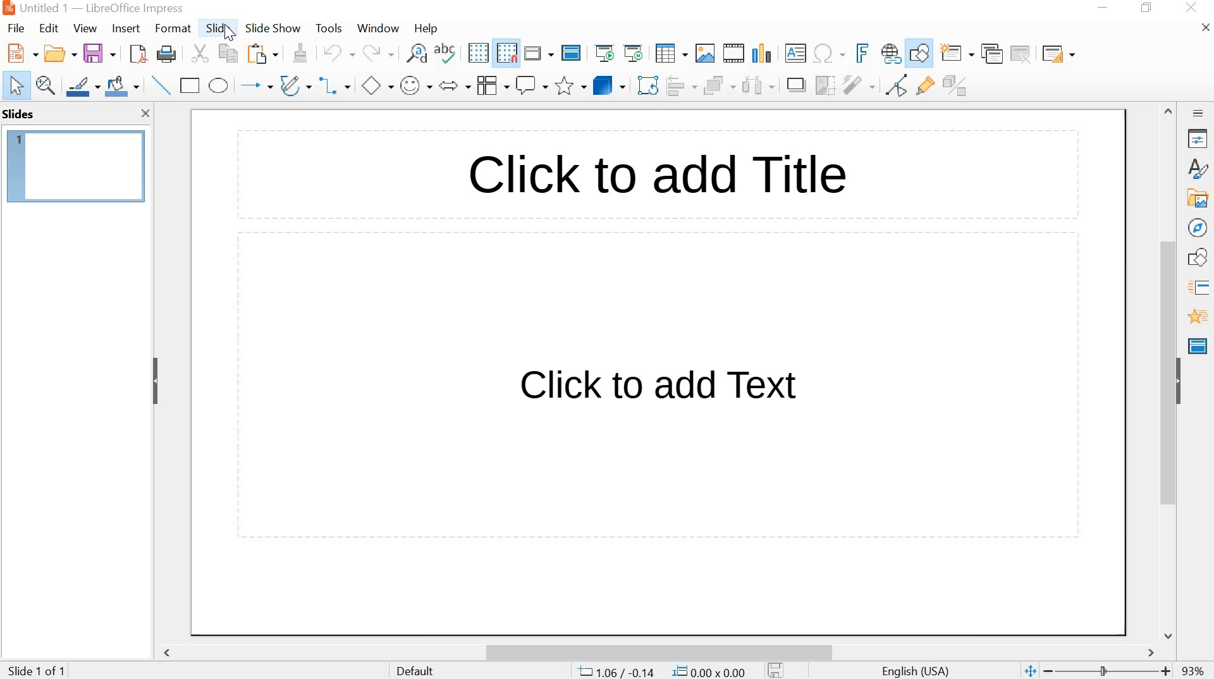  Describe the element at coordinates (46, 86) in the screenshot. I see `Zoom & Pan` at that location.